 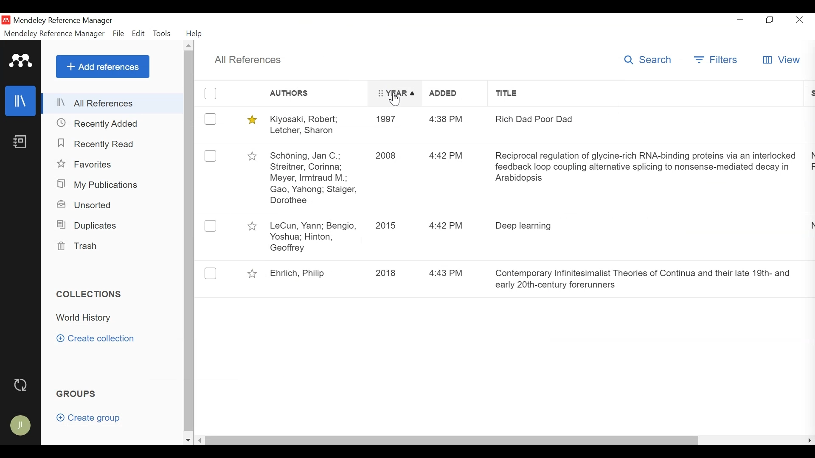 What do you see at coordinates (314, 126) in the screenshot?
I see `Kiyosaki, Robert, Letcer, Sharon` at bounding box center [314, 126].